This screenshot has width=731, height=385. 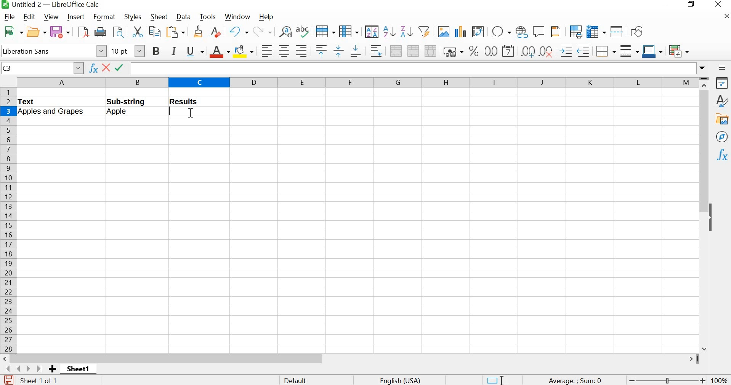 What do you see at coordinates (183, 17) in the screenshot?
I see `data` at bounding box center [183, 17].